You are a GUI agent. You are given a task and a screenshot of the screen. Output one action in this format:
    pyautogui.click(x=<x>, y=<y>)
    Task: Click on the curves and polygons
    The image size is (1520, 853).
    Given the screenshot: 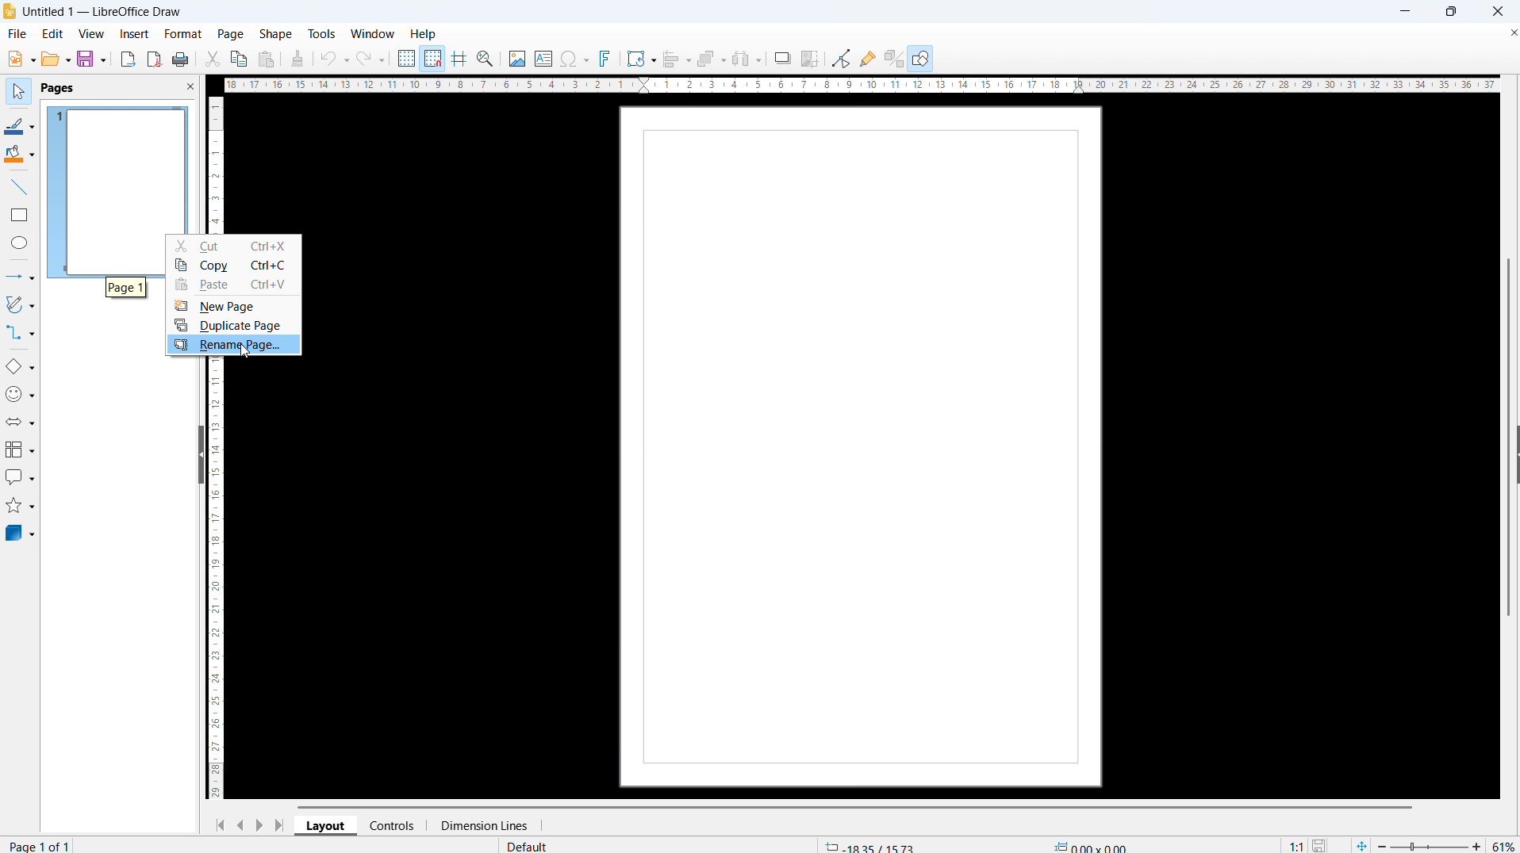 What is the action you would take?
    pyautogui.click(x=20, y=305)
    